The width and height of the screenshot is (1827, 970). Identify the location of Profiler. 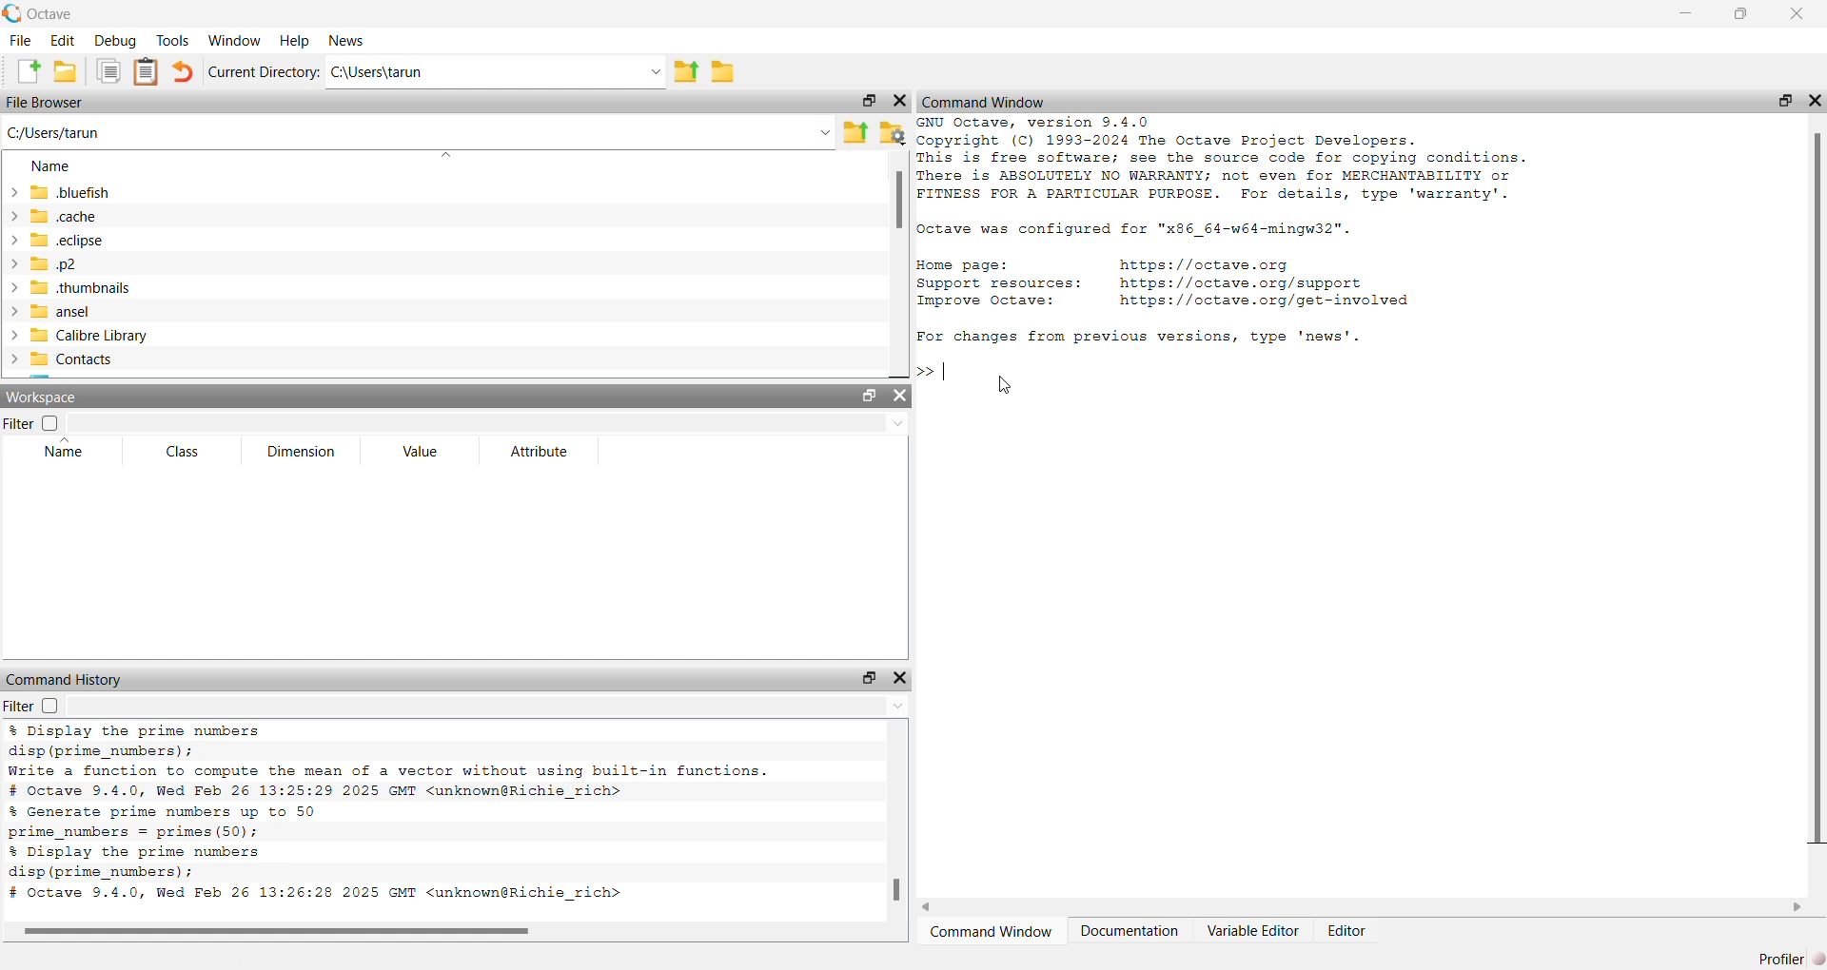
(1792, 959).